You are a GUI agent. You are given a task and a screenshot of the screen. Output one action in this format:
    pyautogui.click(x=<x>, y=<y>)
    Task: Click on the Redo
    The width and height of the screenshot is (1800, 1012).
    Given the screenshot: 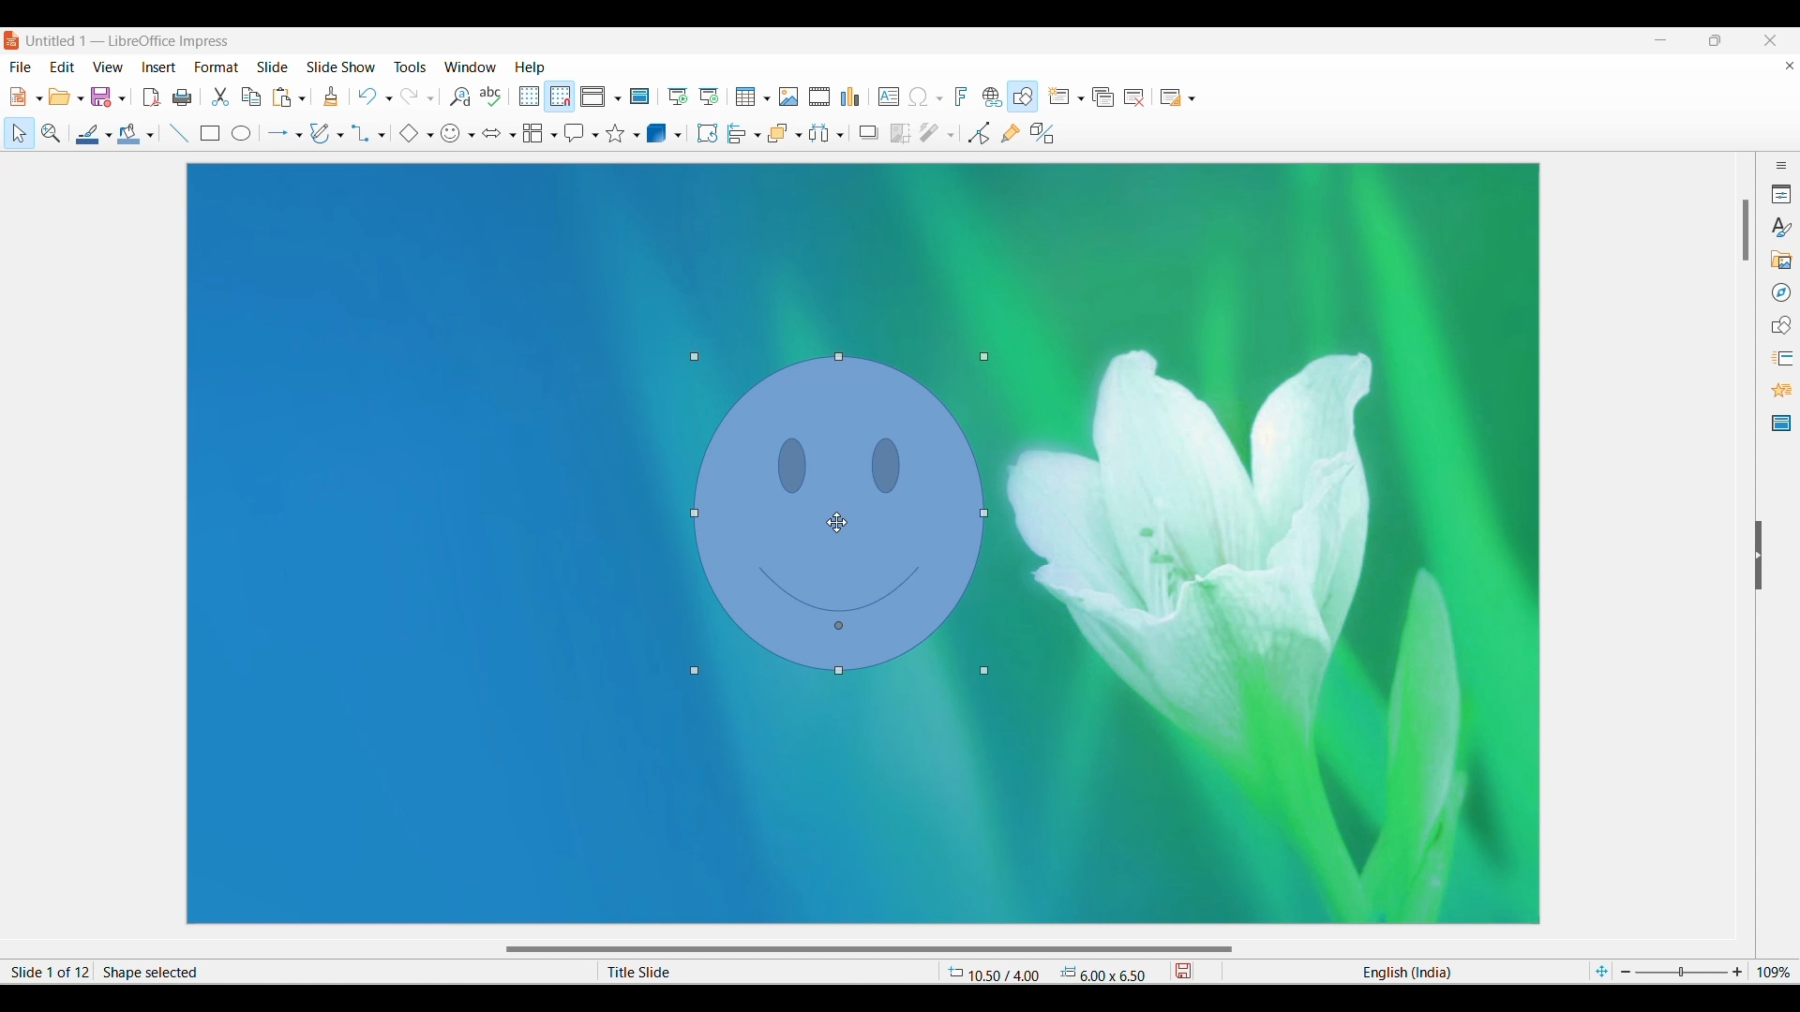 What is the action you would take?
    pyautogui.click(x=411, y=97)
    